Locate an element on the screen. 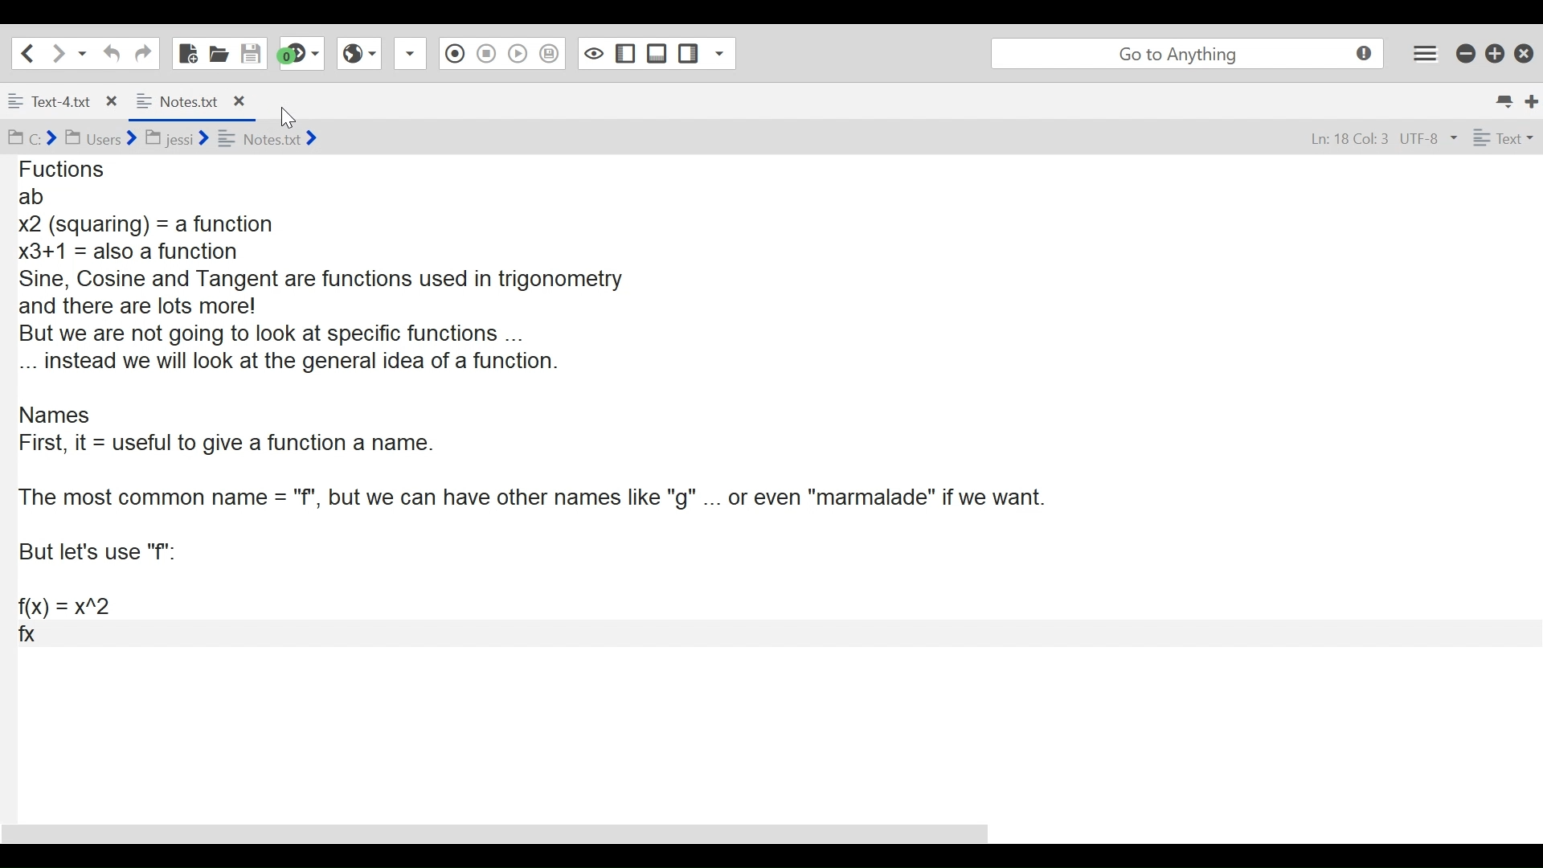  text-4.txt is located at coordinates (51, 102).